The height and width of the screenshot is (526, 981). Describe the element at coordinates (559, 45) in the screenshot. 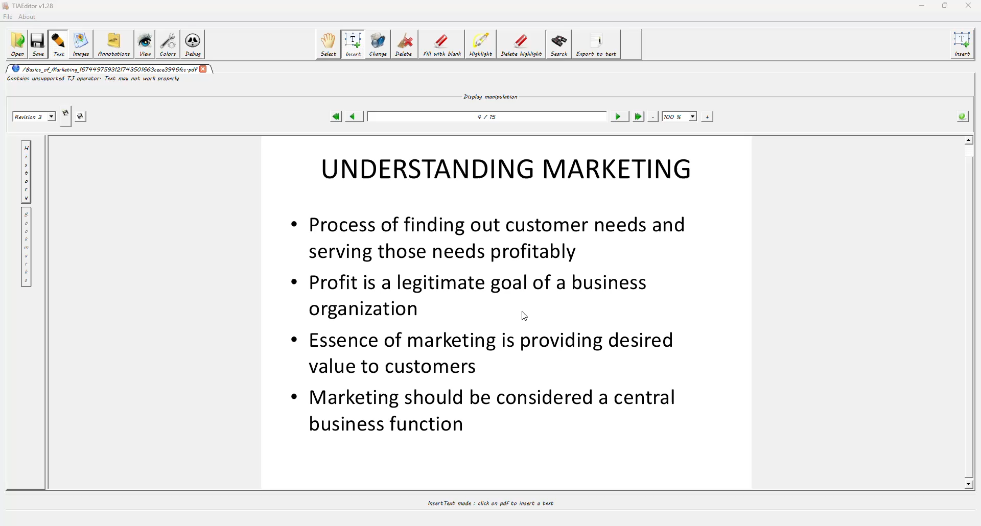

I see `search` at that location.